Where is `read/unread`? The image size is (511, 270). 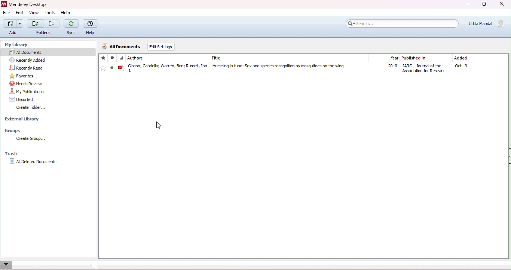 read/unread is located at coordinates (113, 58).